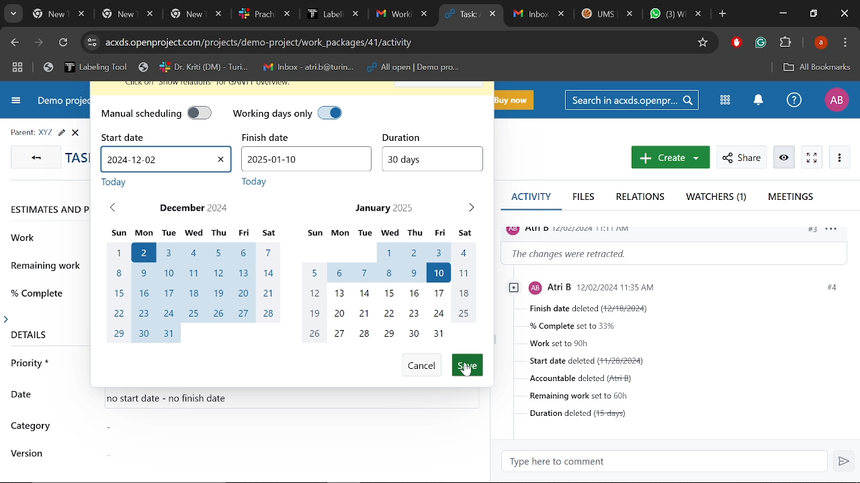 This screenshot has width=860, height=483. Describe the element at coordinates (146, 253) in the screenshot. I see `start date` at that location.